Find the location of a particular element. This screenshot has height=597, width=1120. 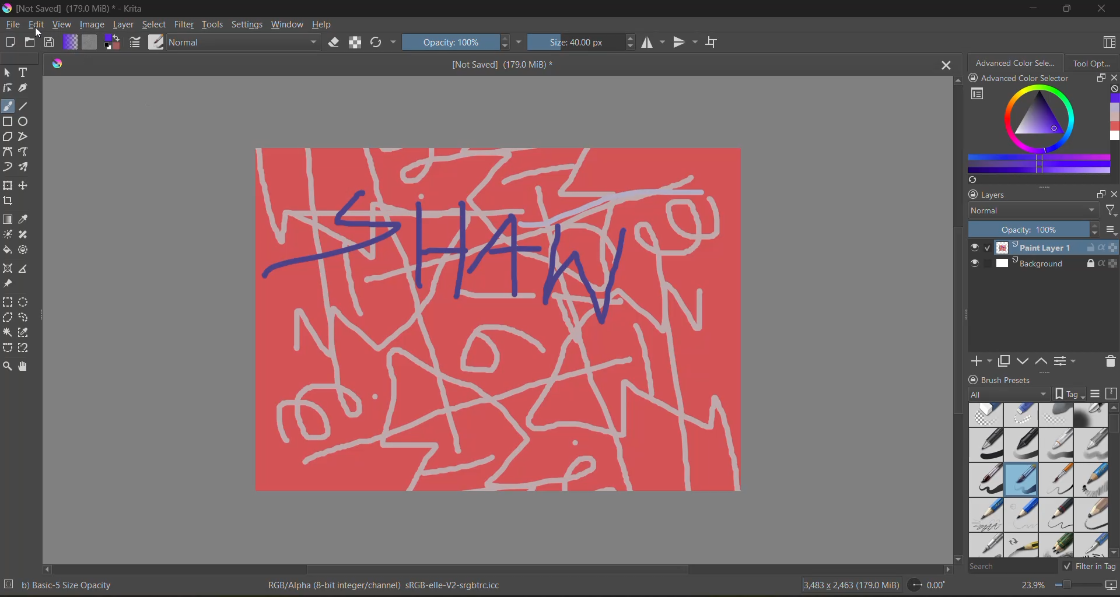

painting is located at coordinates (497, 320).